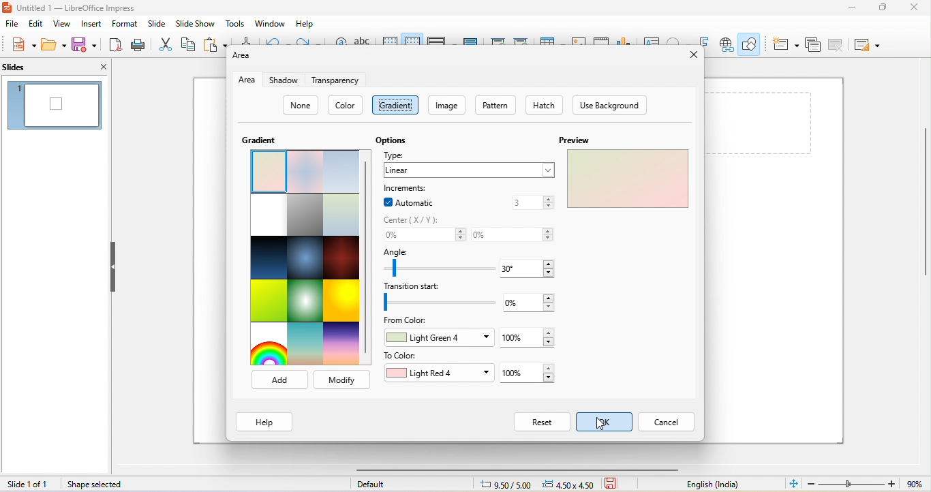 The width and height of the screenshot is (931, 492). Describe the element at coordinates (604, 419) in the screenshot. I see `ok` at that location.